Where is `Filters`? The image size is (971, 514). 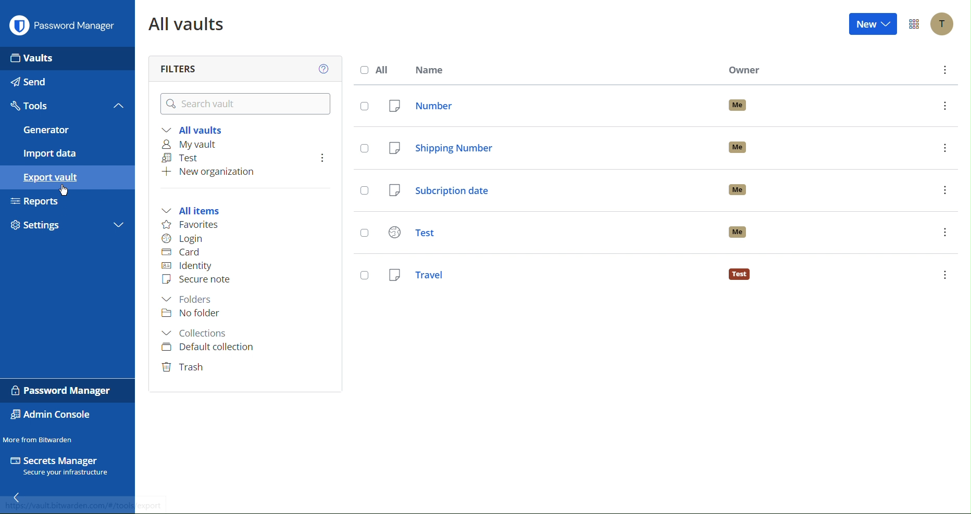
Filters is located at coordinates (179, 69).